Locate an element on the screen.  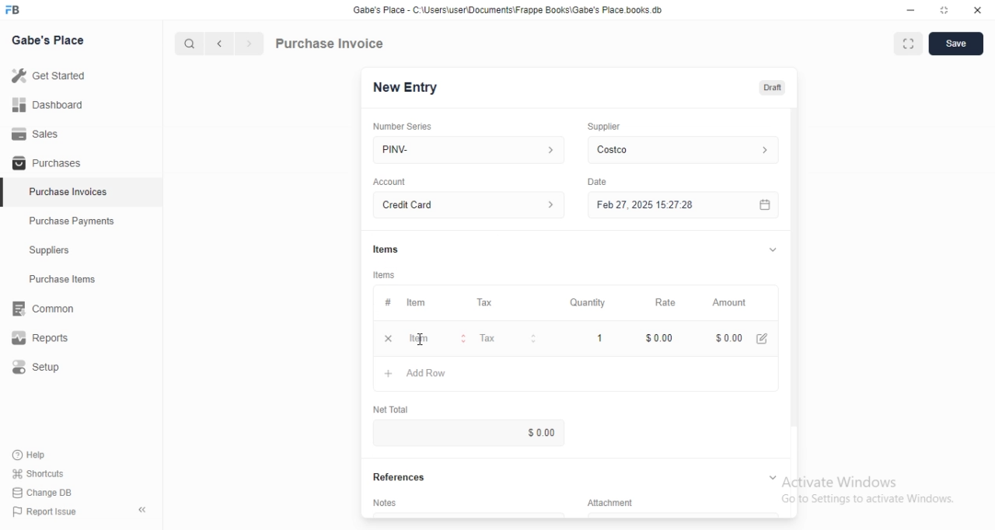
Save is located at coordinates (956, 44).